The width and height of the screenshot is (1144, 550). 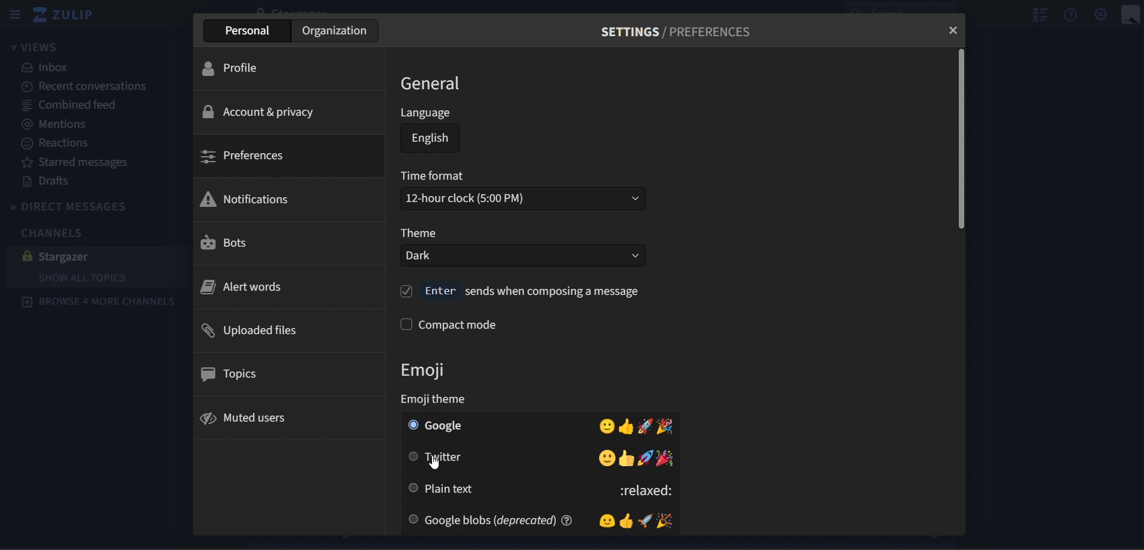 I want to click on zulip, so click(x=69, y=15).